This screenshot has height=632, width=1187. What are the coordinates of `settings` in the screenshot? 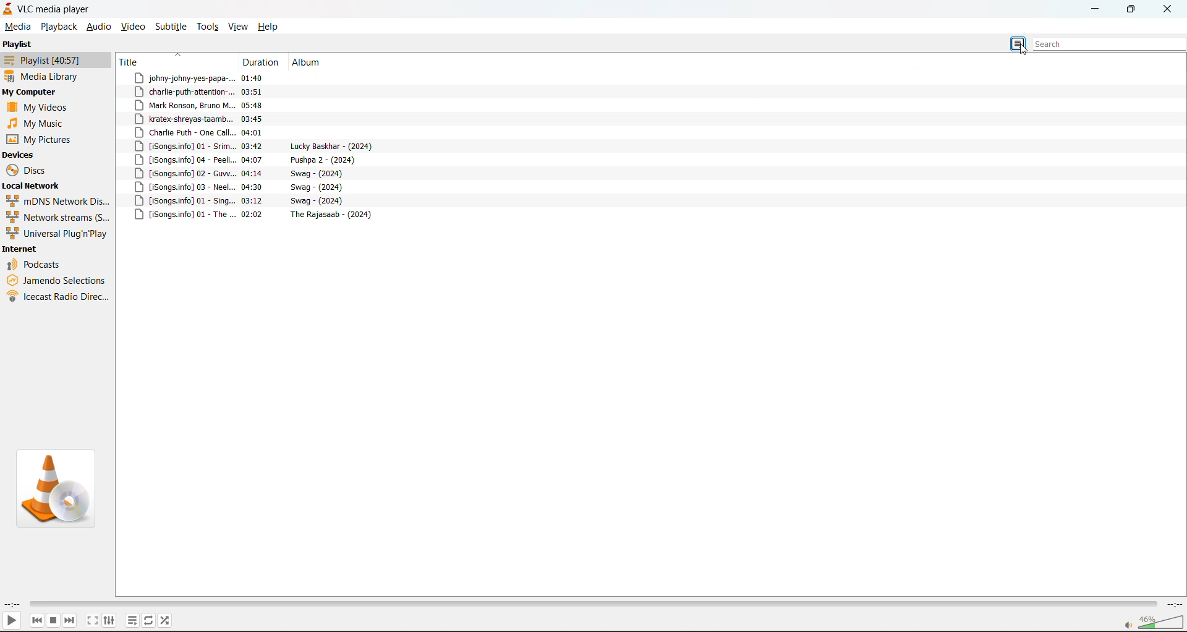 It's located at (108, 620).